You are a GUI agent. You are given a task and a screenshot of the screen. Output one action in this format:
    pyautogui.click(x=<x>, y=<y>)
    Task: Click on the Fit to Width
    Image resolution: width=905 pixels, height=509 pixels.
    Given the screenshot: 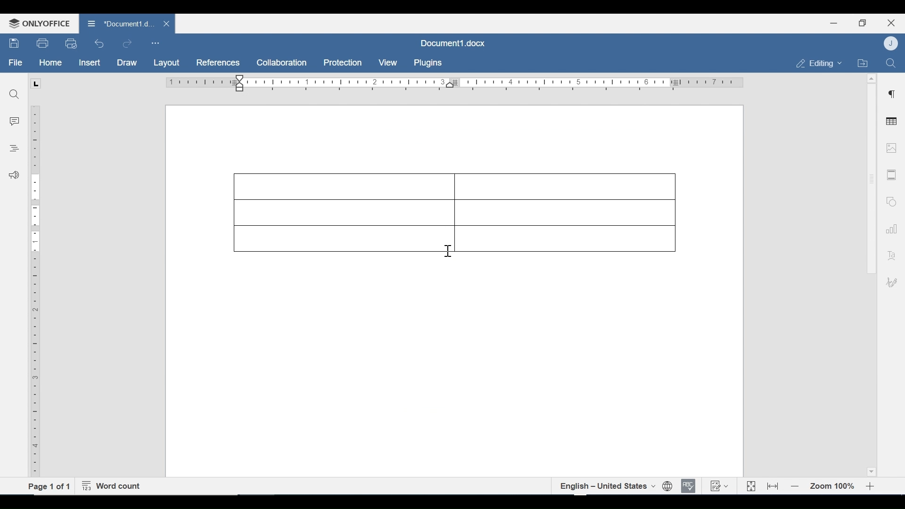 What is the action you would take?
    pyautogui.click(x=773, y=485)
    